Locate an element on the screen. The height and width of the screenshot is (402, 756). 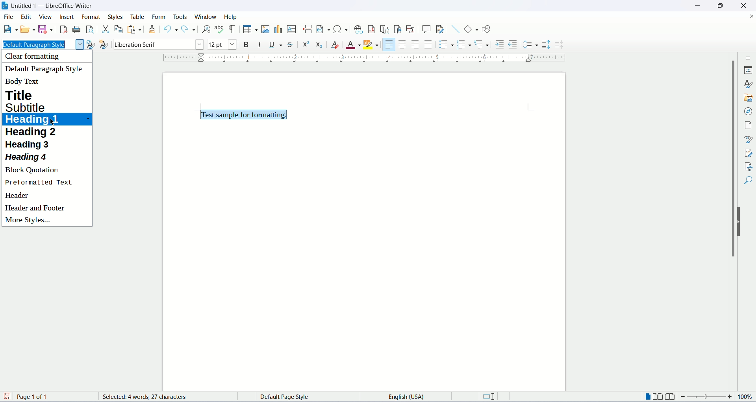
gallery is located at coordinates (749, 99).